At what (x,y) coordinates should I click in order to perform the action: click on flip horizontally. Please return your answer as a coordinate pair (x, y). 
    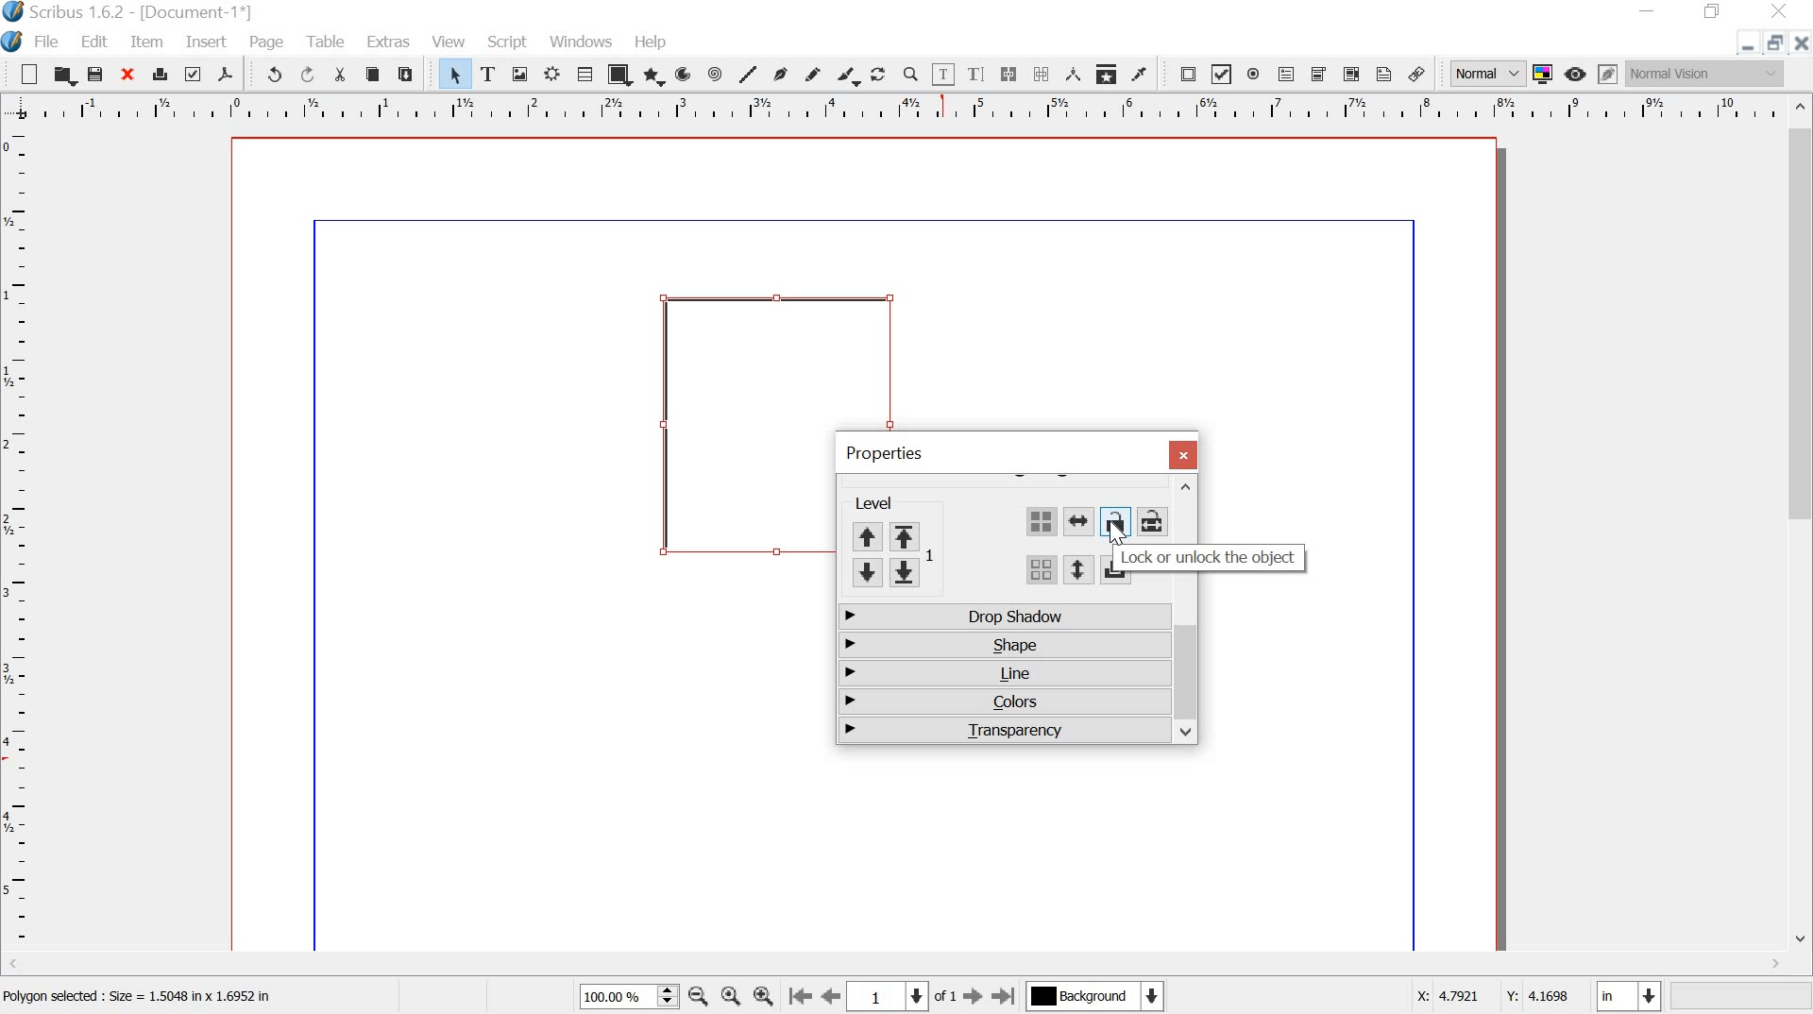
    Looking at the image, I should click on (1079, 523).